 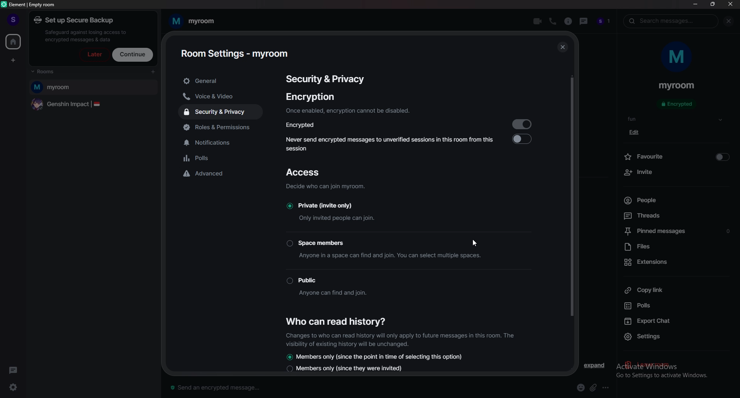 What do you see at coordinates (730, 21) in the screenshot?
I see `close` at bounding box center [730, 21].